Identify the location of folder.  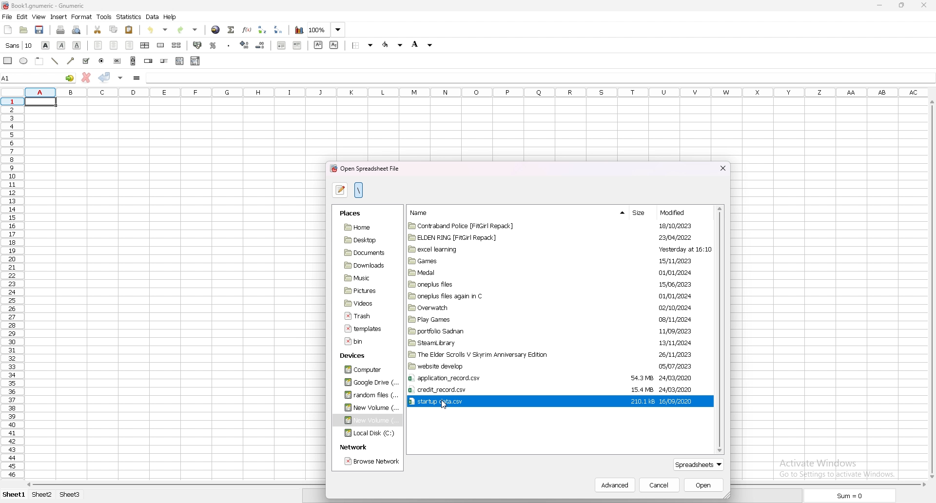
(362, 278).